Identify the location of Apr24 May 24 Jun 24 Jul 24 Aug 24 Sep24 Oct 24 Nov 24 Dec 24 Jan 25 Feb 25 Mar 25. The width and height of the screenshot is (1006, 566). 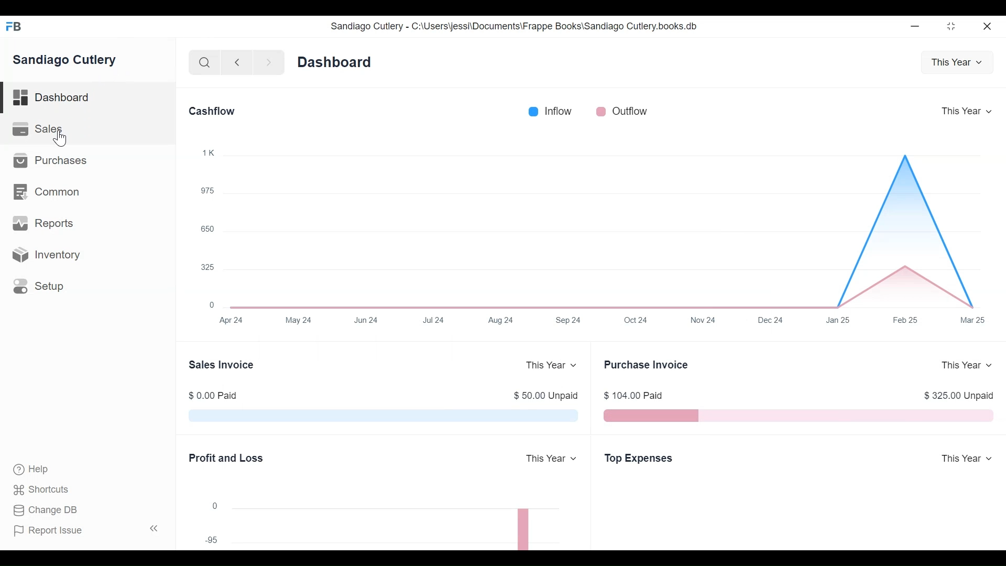
(604, 321).